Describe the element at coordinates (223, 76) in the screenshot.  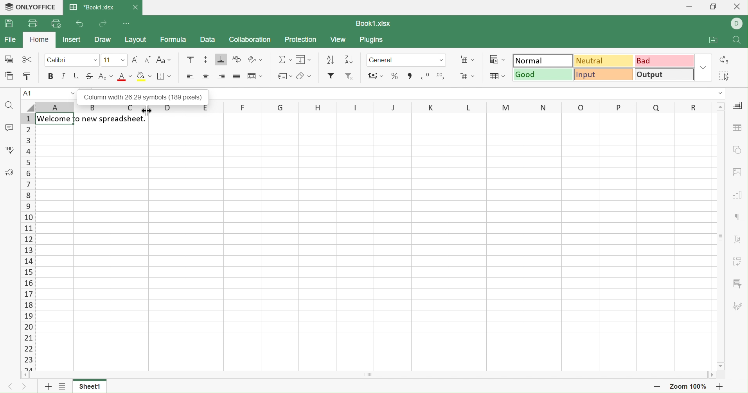
I see `Align Right` at that location.